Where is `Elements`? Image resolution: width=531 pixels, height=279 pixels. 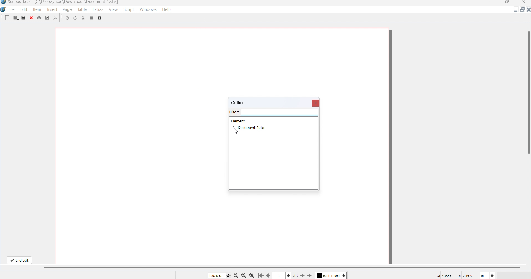
Elements is located at coordinates (239, 121).